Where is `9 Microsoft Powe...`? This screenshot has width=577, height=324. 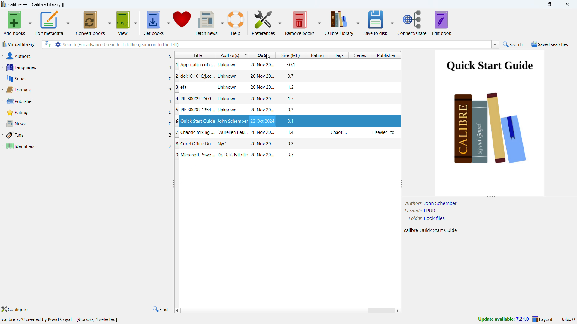
9 Microsoft Powe... is located at coordinates (194, 155).